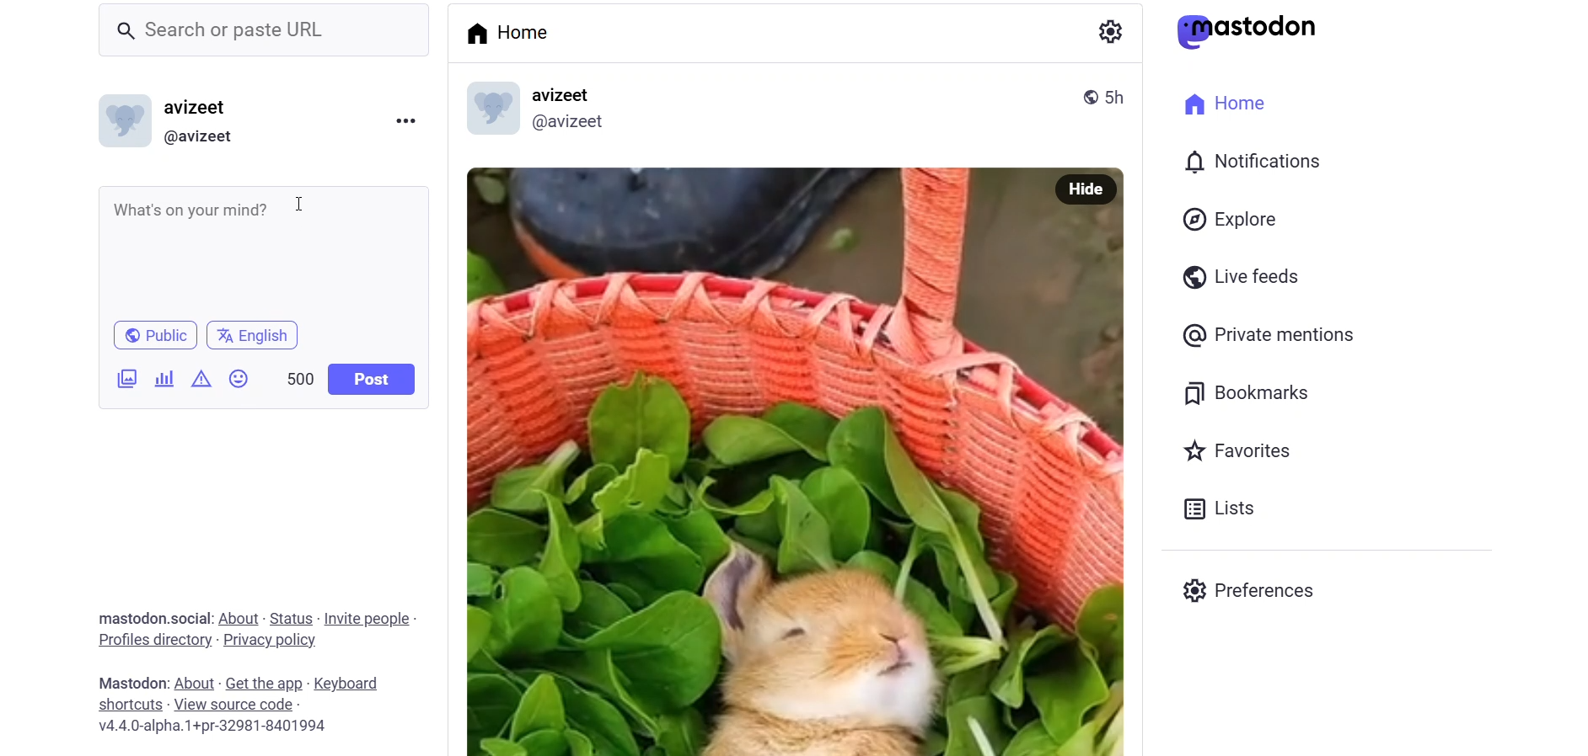  What do you see at coordinates (1231, 103) in the screenshot?
I see `home` at bounding box center [1231, 103].